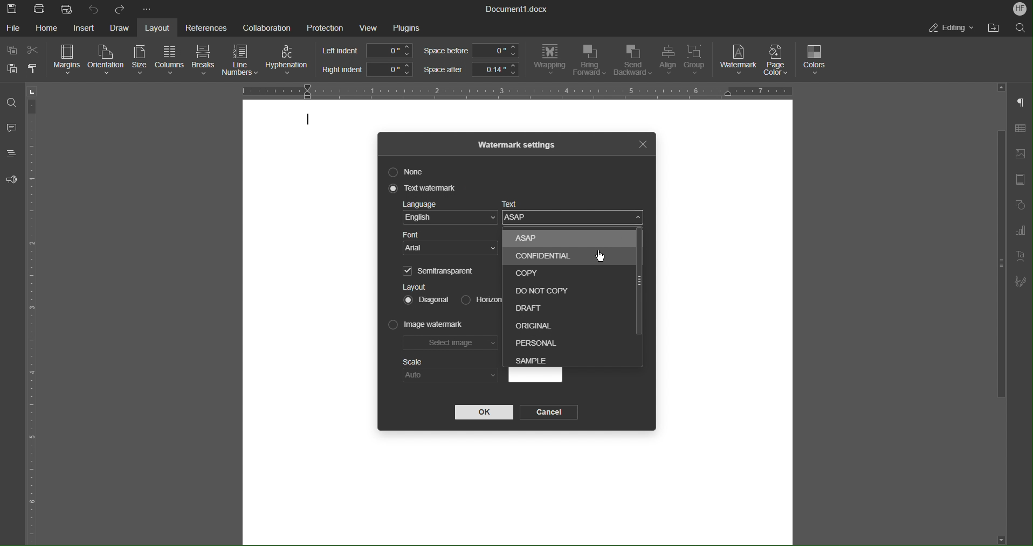 The image size is (1033, 546). Describe the element at coordinates (107, 60) in the screenshot. I see `Orientation` at that location.